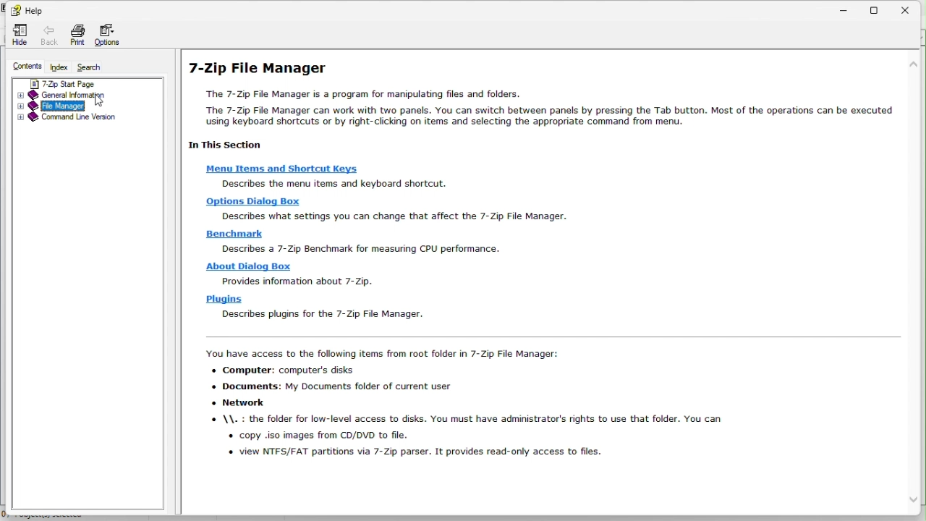  I want to click on Print, so click(77, 35).